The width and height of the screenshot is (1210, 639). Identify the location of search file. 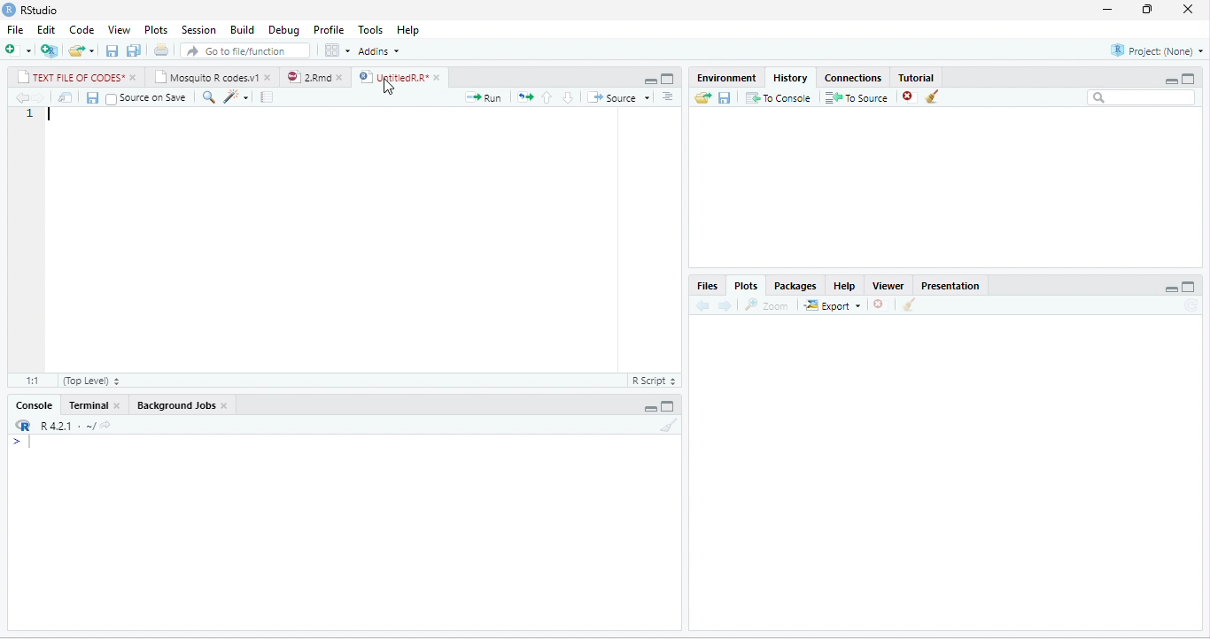
(244, 50).